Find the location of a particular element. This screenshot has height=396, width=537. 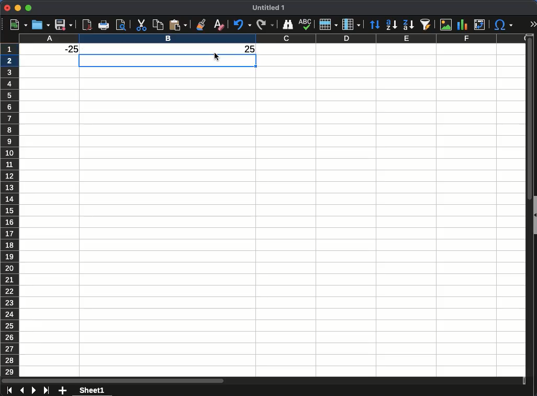

save is located at coordinates (64, 25).